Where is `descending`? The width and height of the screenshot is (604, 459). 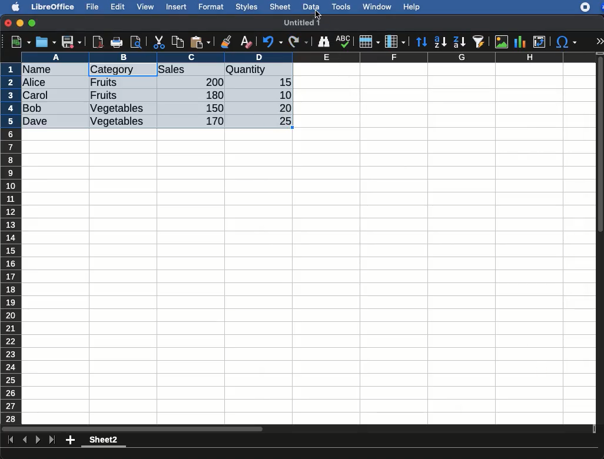
descending is located at coordinates (460, 42).